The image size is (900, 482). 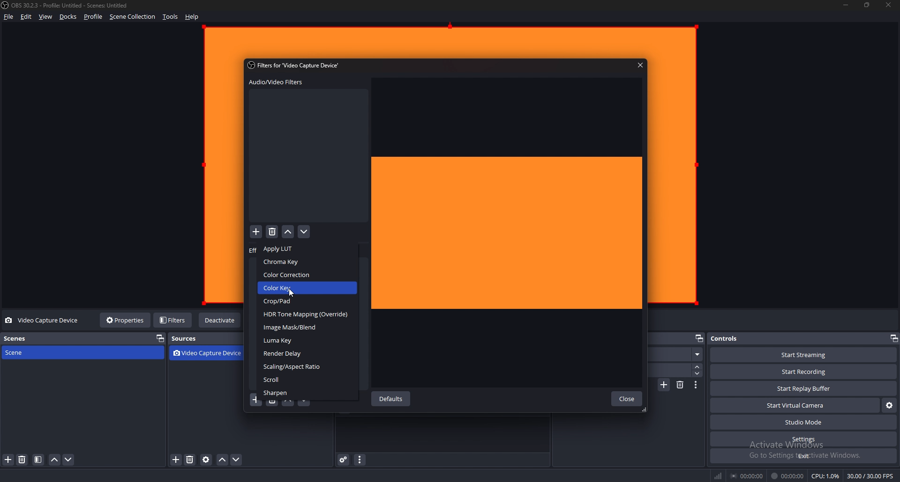 I want to click on add source, so click(x=177, y=460).